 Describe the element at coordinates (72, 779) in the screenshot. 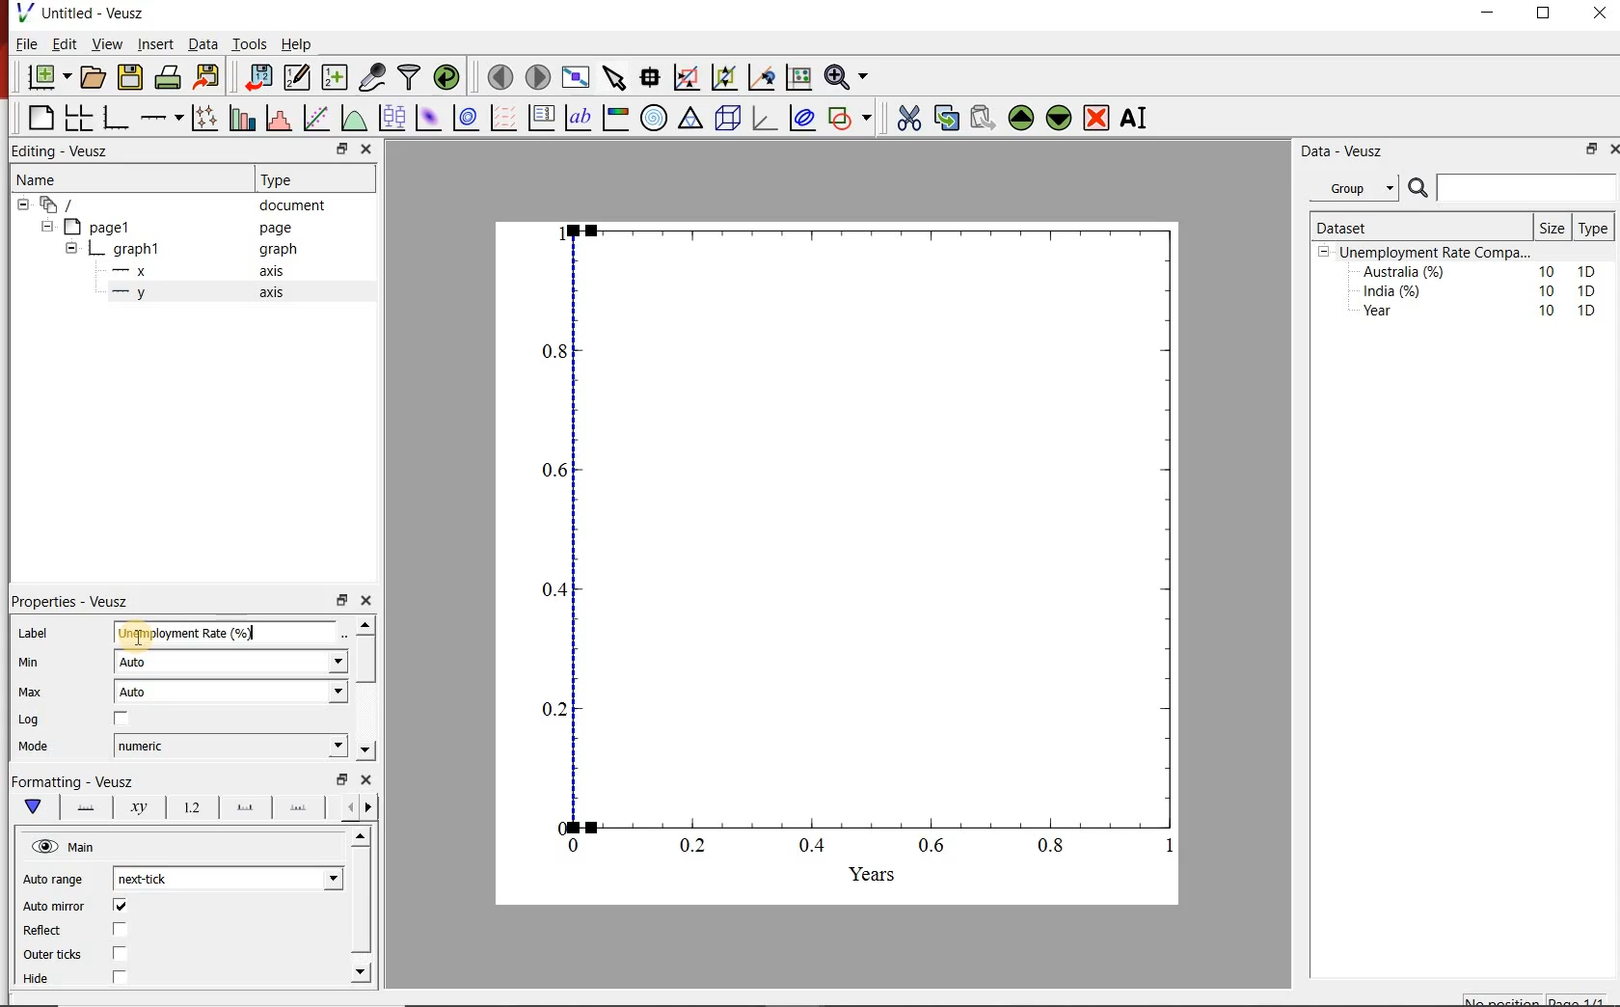

I see `Formatting - Veusz` at that location.